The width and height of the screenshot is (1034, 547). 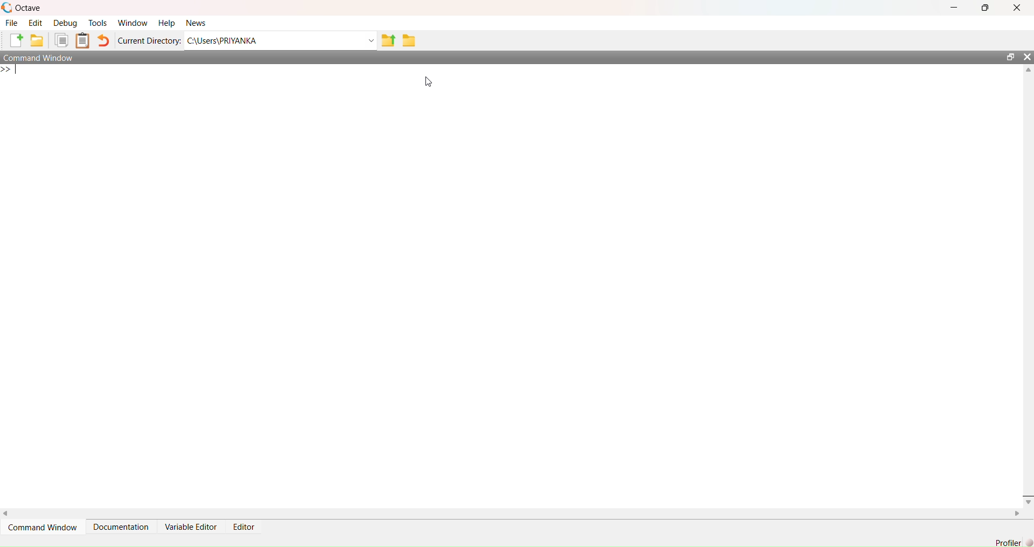 What do you see at coordinates (39, 40) in the screenshot?
I see `Open an existing file in editor` at bounding box center [39, 40].